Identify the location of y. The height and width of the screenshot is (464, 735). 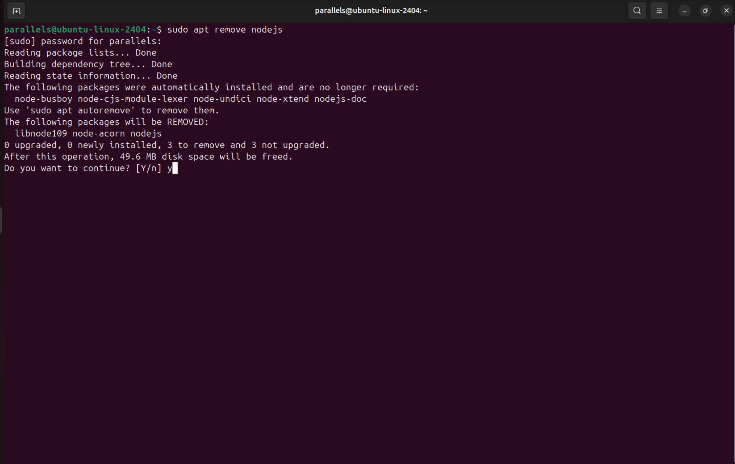
(174, 170).